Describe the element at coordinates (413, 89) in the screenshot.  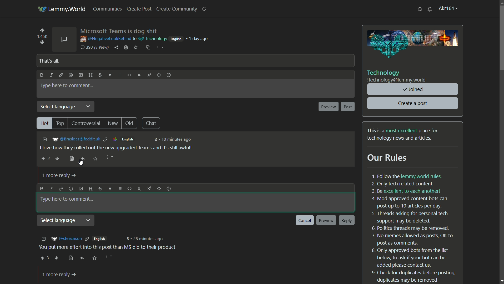
I see `joined` at that location.